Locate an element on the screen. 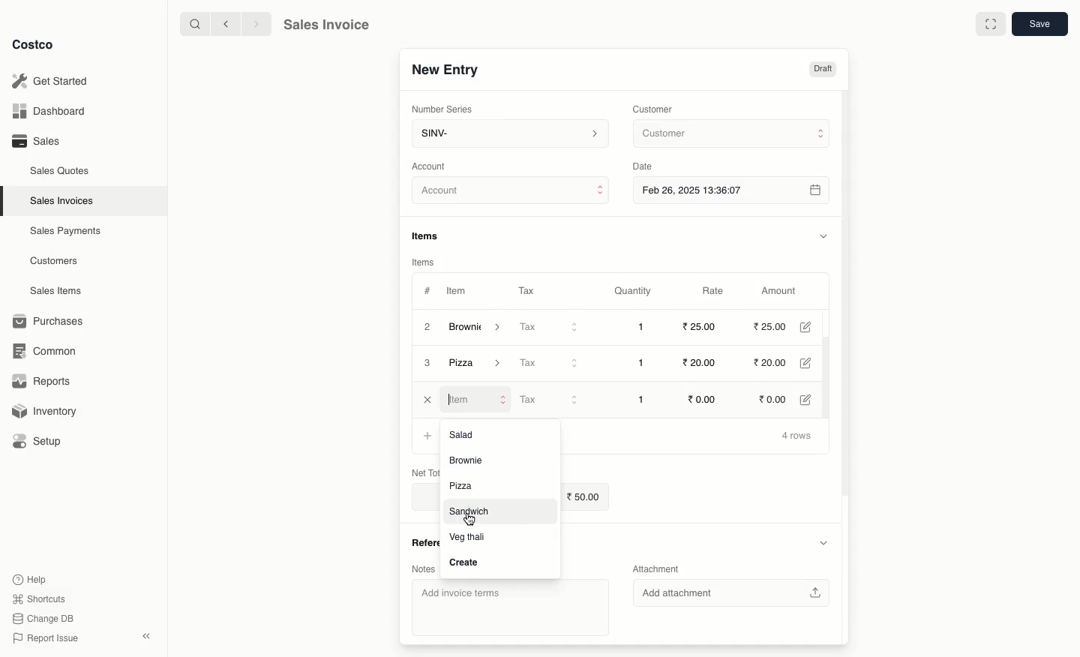 The image size is (1080, 657). 0.00 is located at coordinates (778, 397).